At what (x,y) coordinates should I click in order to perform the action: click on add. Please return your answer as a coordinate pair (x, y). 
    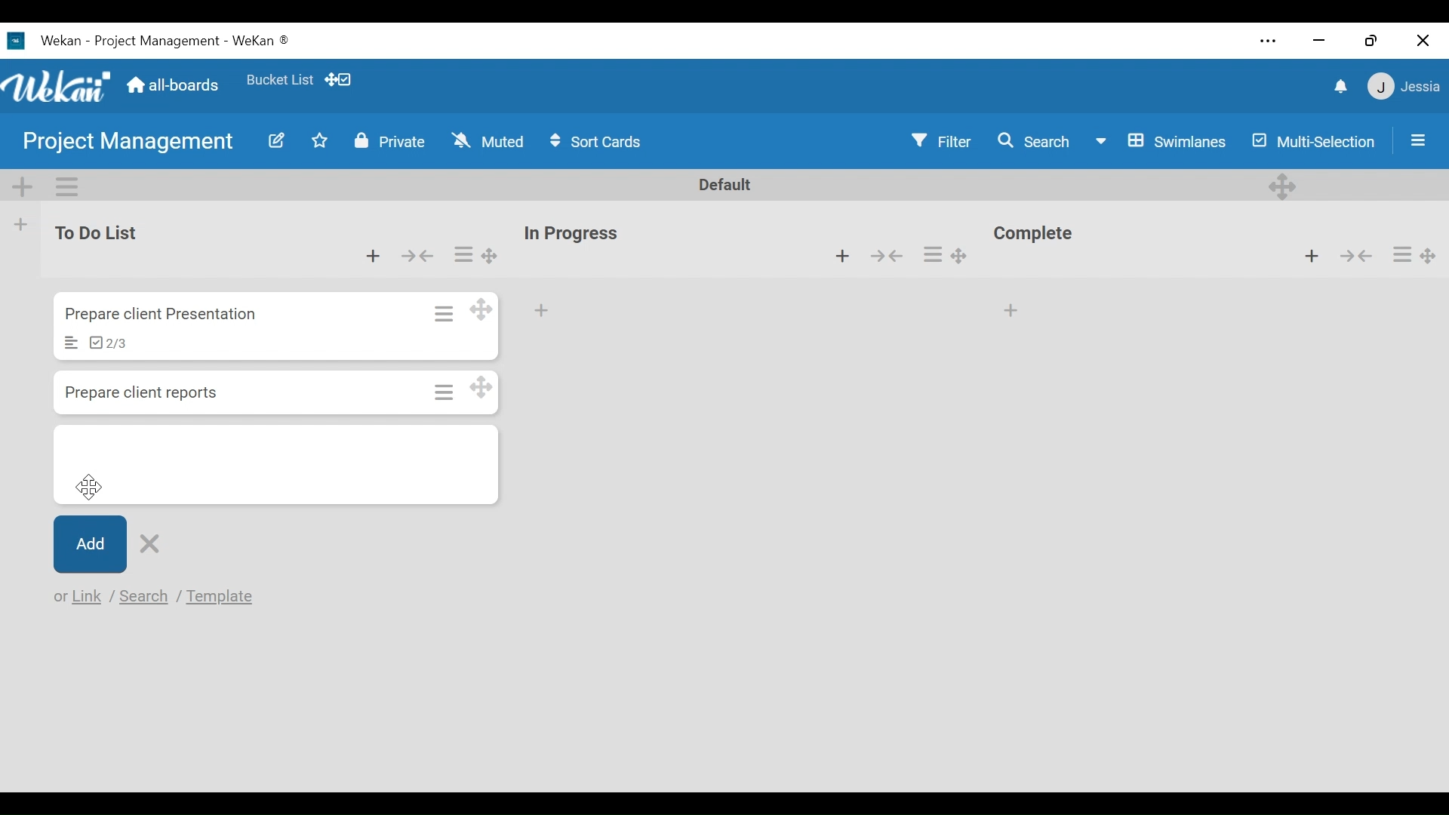
    Looking at the image, I should click on (546, 312).